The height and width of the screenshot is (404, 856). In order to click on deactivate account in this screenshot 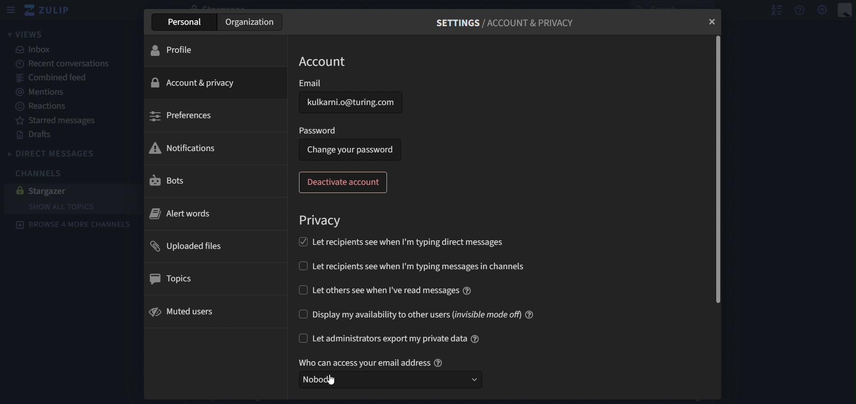, I will do `click(345, 182)`.